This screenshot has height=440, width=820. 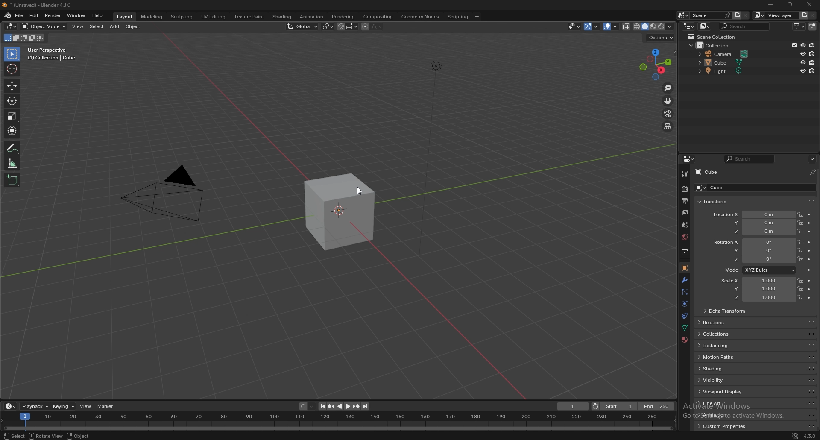 I want to click on resize, so click(x=790, y=5).